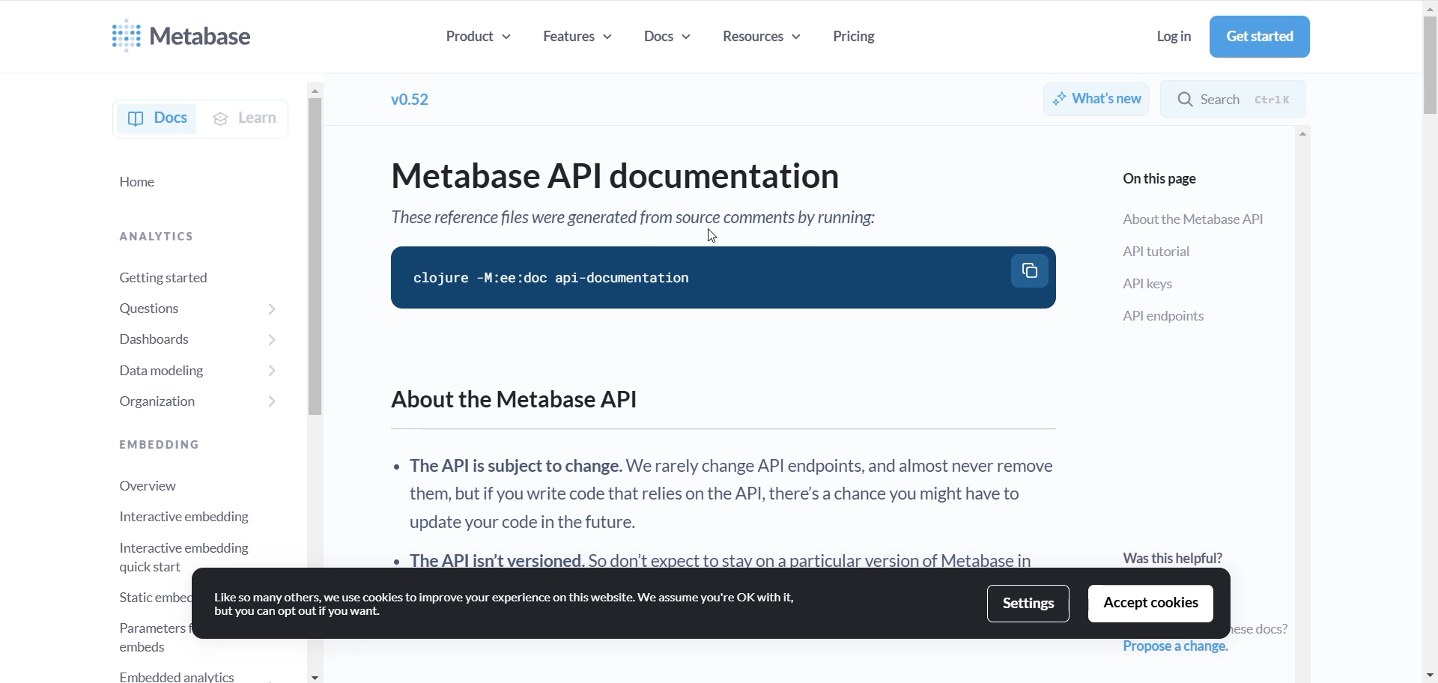 The height and width of the screenshot is (683, 1438). I want to click on docs, so click(154, 120).